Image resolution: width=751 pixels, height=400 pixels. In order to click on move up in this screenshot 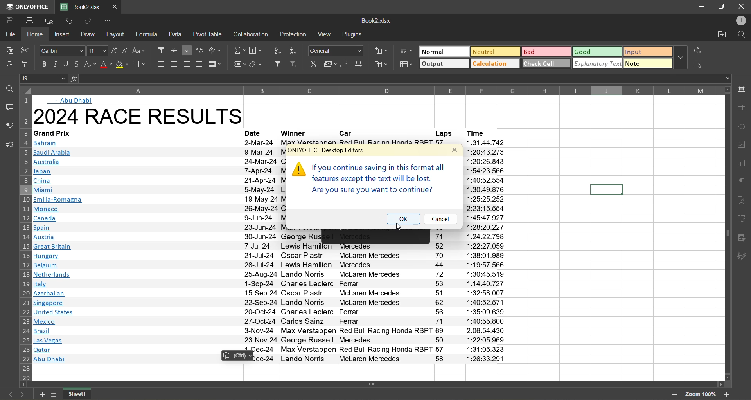, I will do `click(727, 90)`.